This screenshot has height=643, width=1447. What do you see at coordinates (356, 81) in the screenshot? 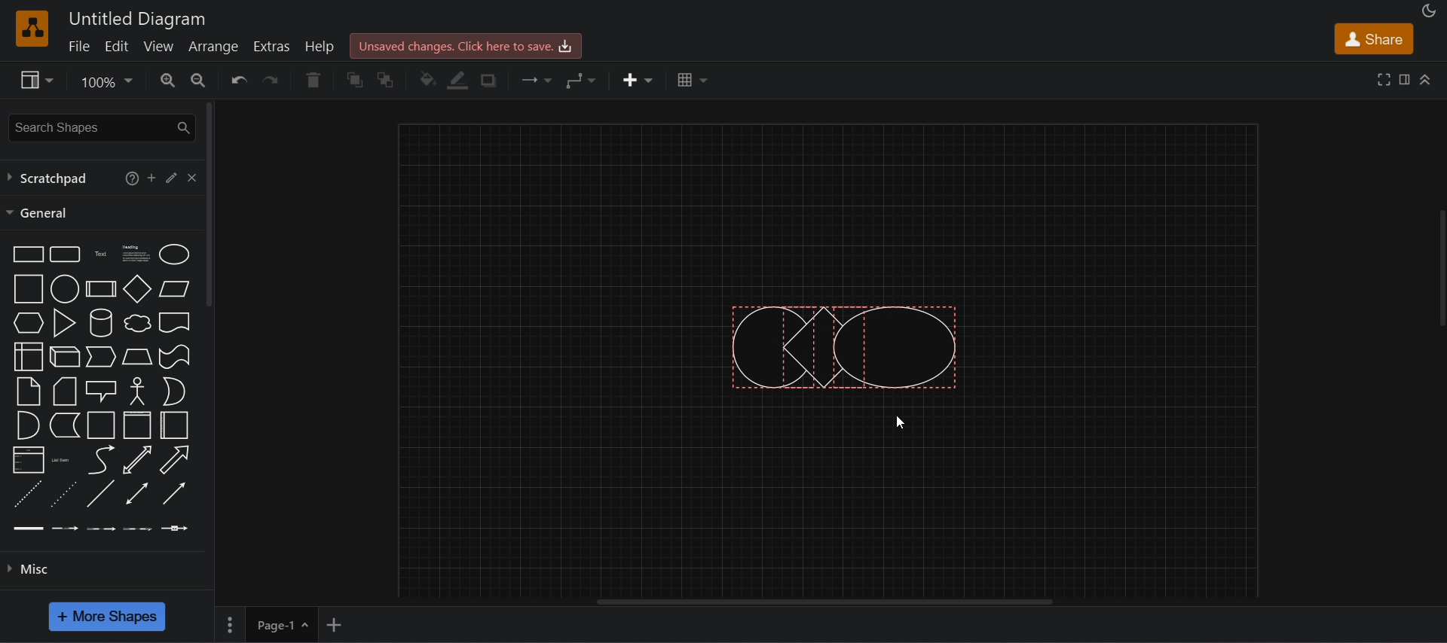
I see `to front` at bounding box center [356, 81].